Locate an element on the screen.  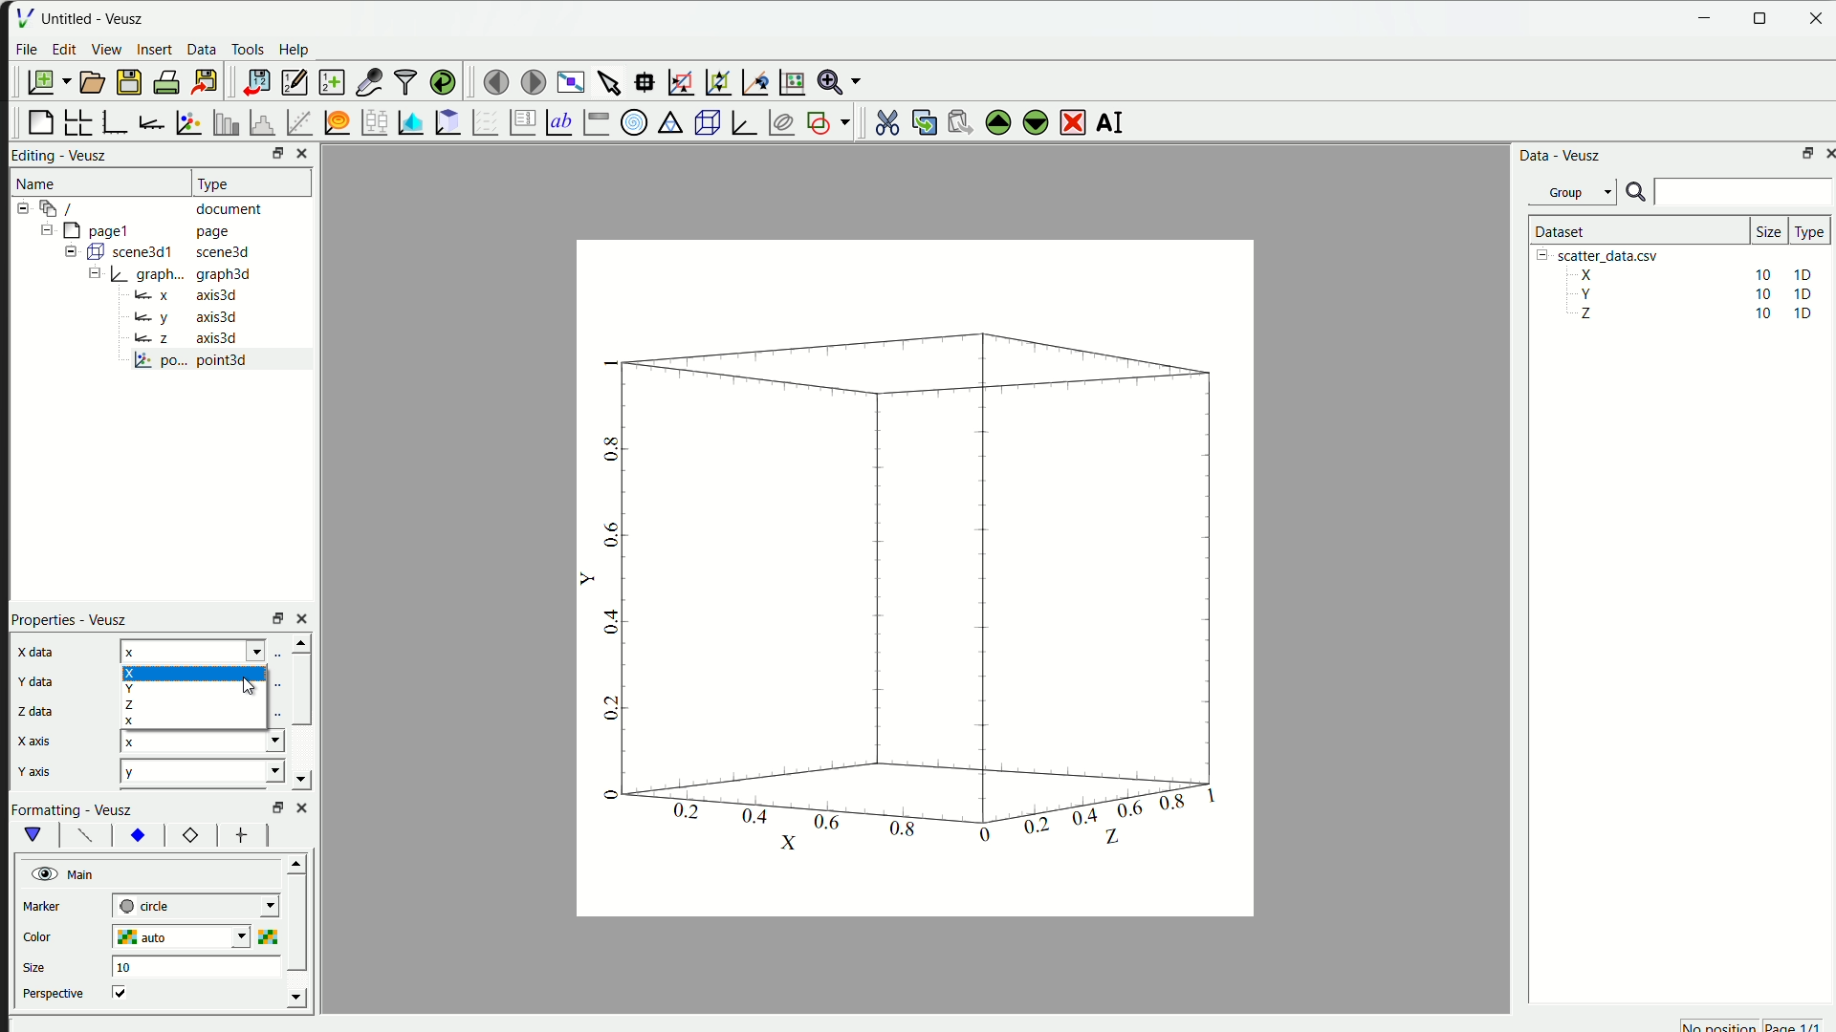
plot key is located at coordinates (518, 123).